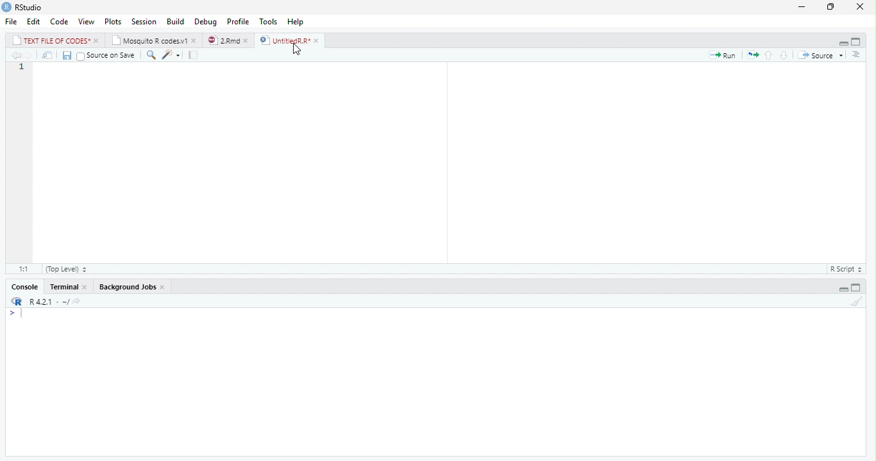 The width and height of the screenshot is (876, 461). I want to click on Code, so click(60, 22).